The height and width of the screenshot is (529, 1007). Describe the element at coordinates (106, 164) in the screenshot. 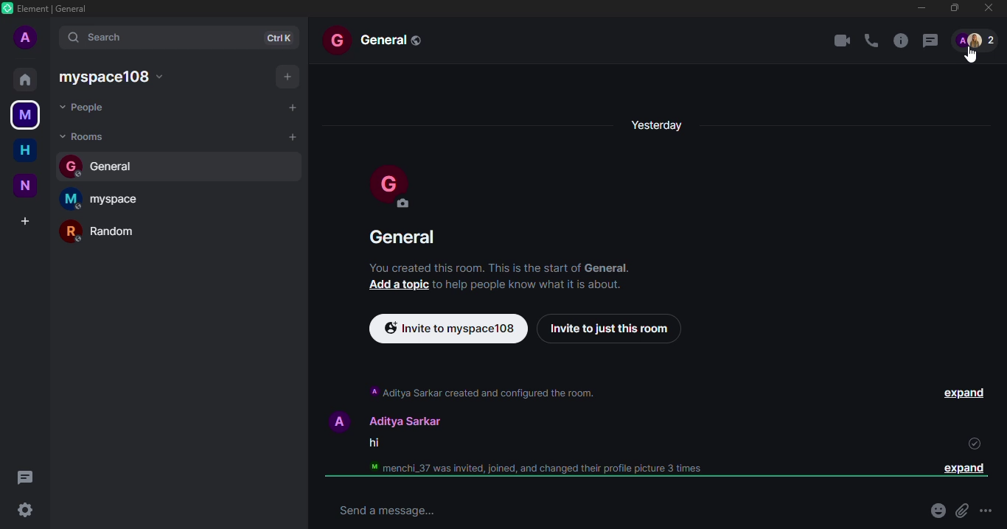

I see `general` at that location.